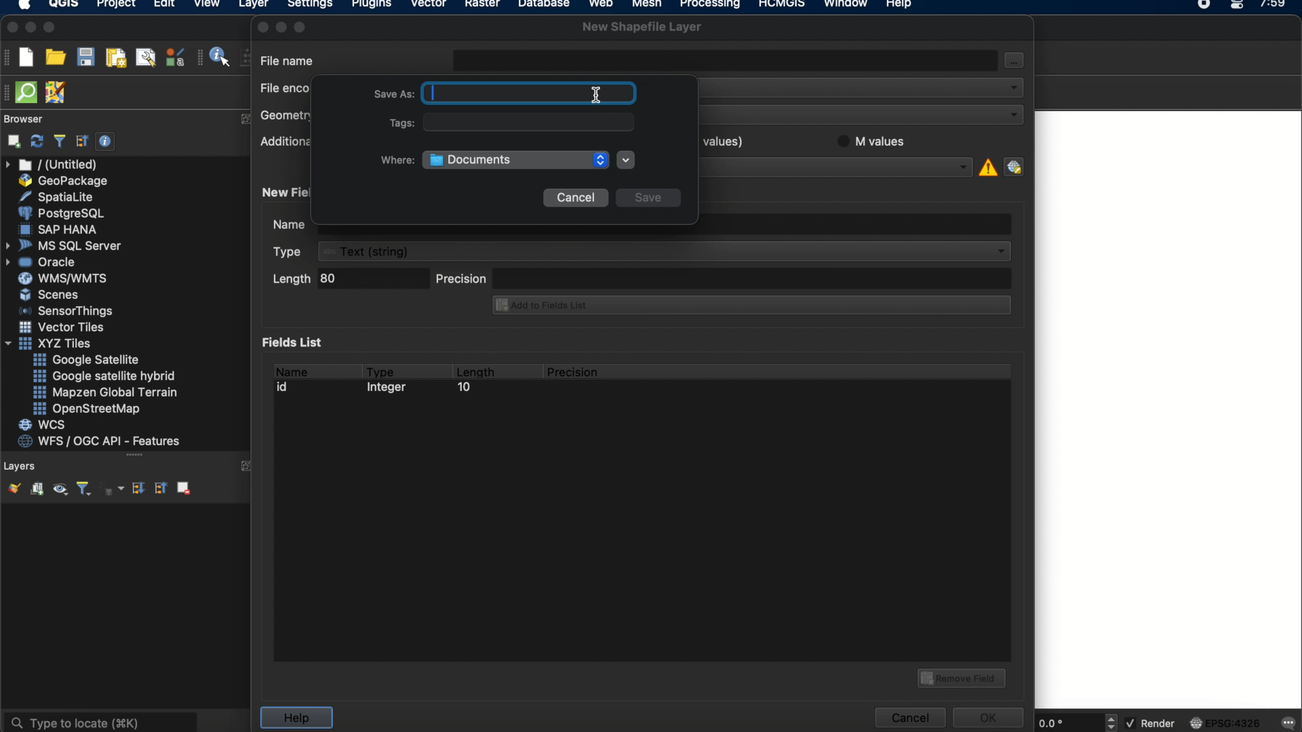 The image size is (1302, 732). I want to click on new shaoefile layer, so click(642, 27).